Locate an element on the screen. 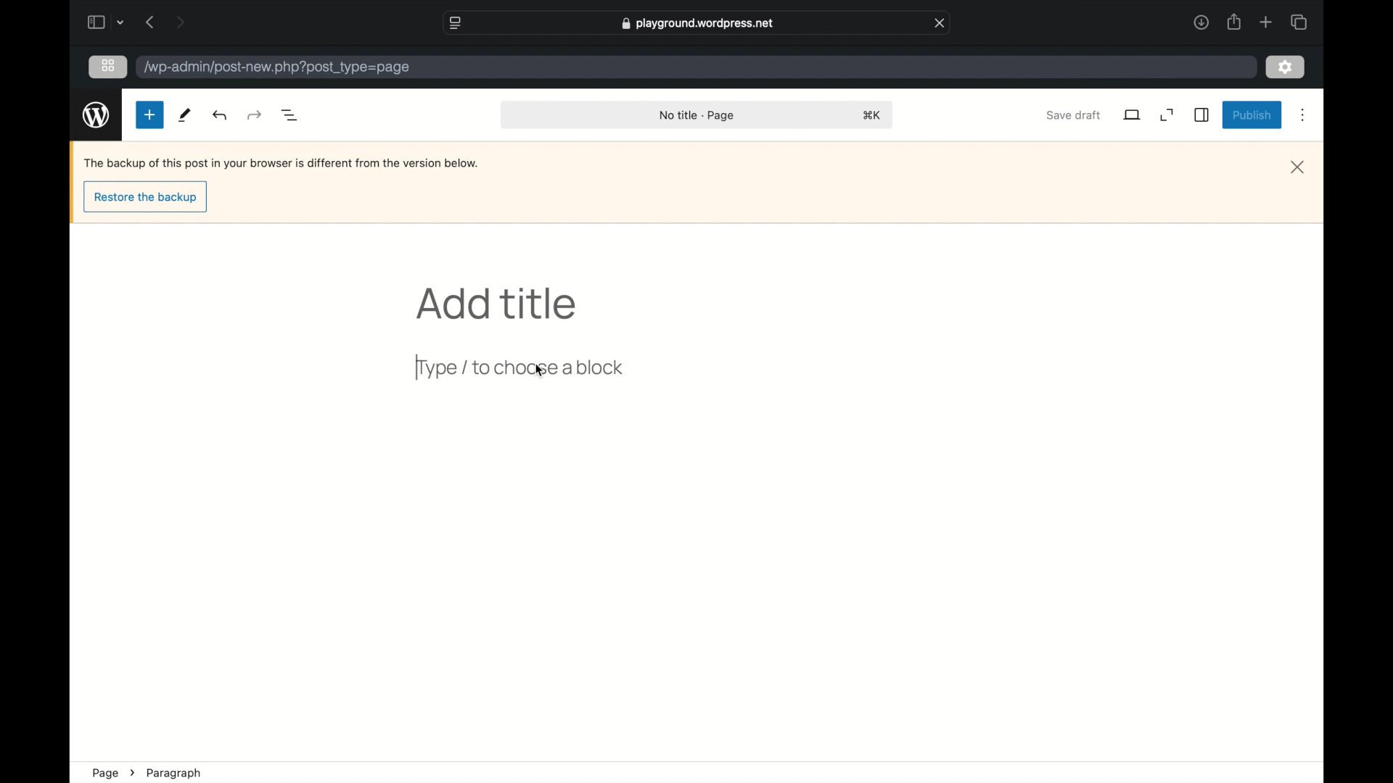 The image size is (1393, 783). settings is located at coordinates (1287, 66).